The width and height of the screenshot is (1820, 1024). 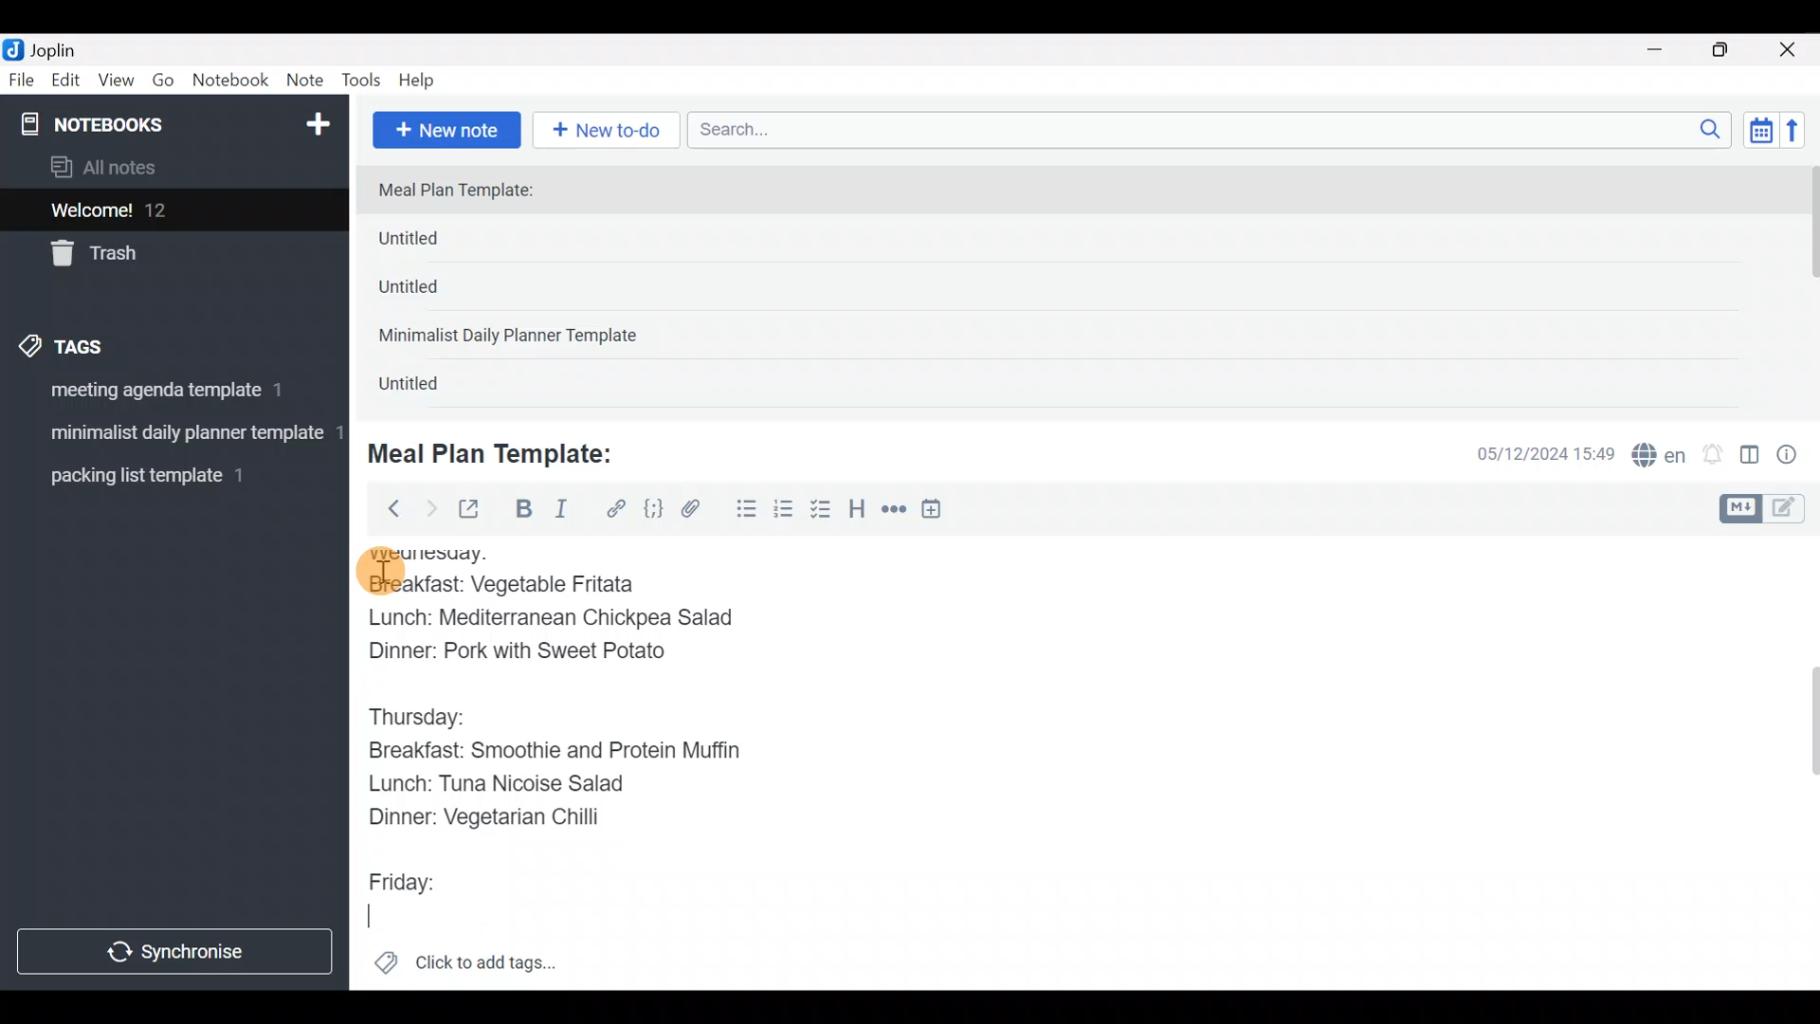 I want to click on Tag 1, so click(x=169, y=395).